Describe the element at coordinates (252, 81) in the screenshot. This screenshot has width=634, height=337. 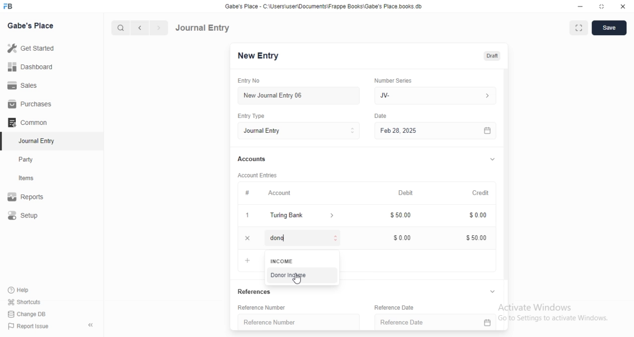
I see `Entry No.` at that location.